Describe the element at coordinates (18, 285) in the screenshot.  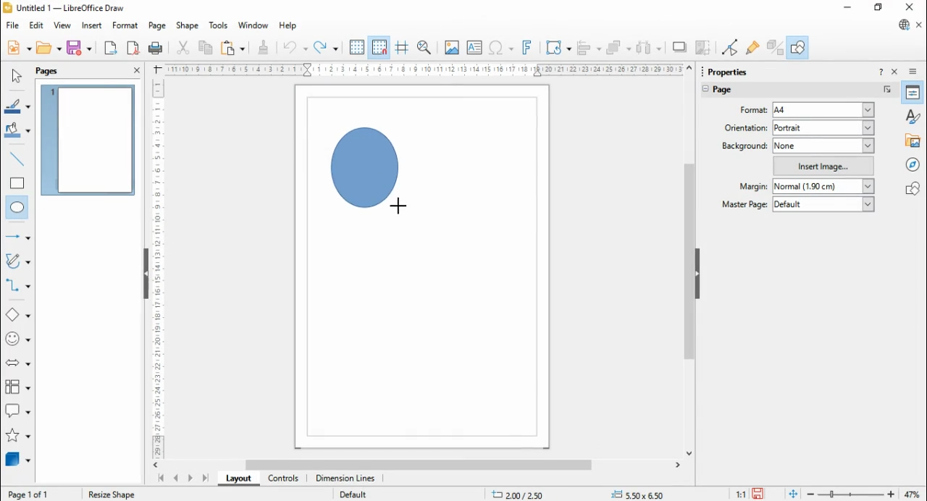
I see `connectors` at that location.